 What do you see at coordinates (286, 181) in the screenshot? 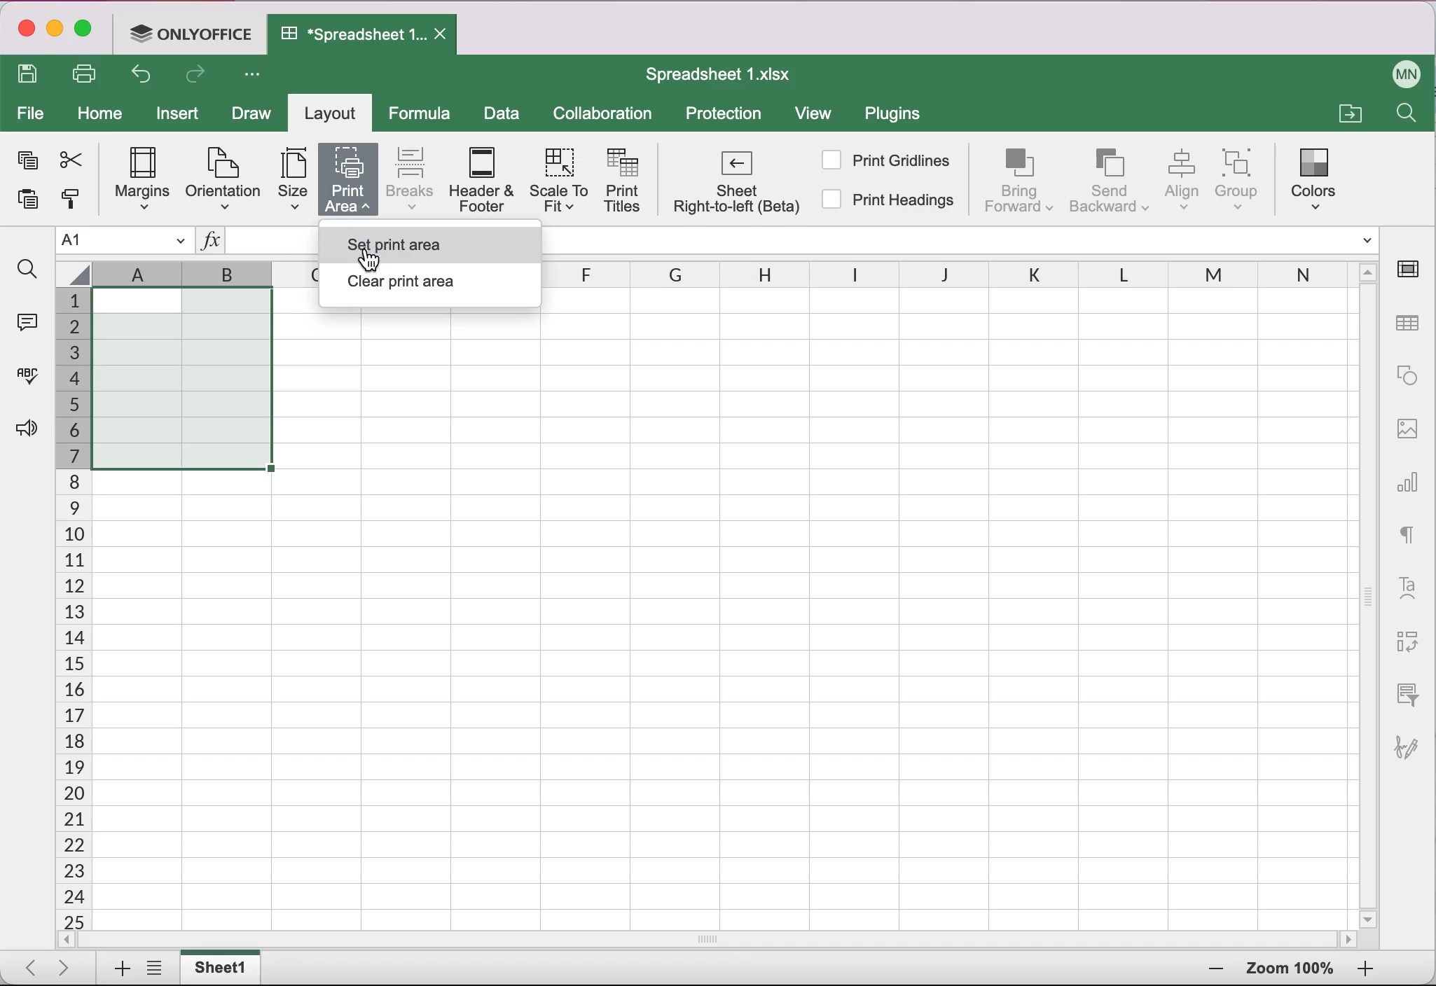
I see `Size` at bounding box center [286, 181].